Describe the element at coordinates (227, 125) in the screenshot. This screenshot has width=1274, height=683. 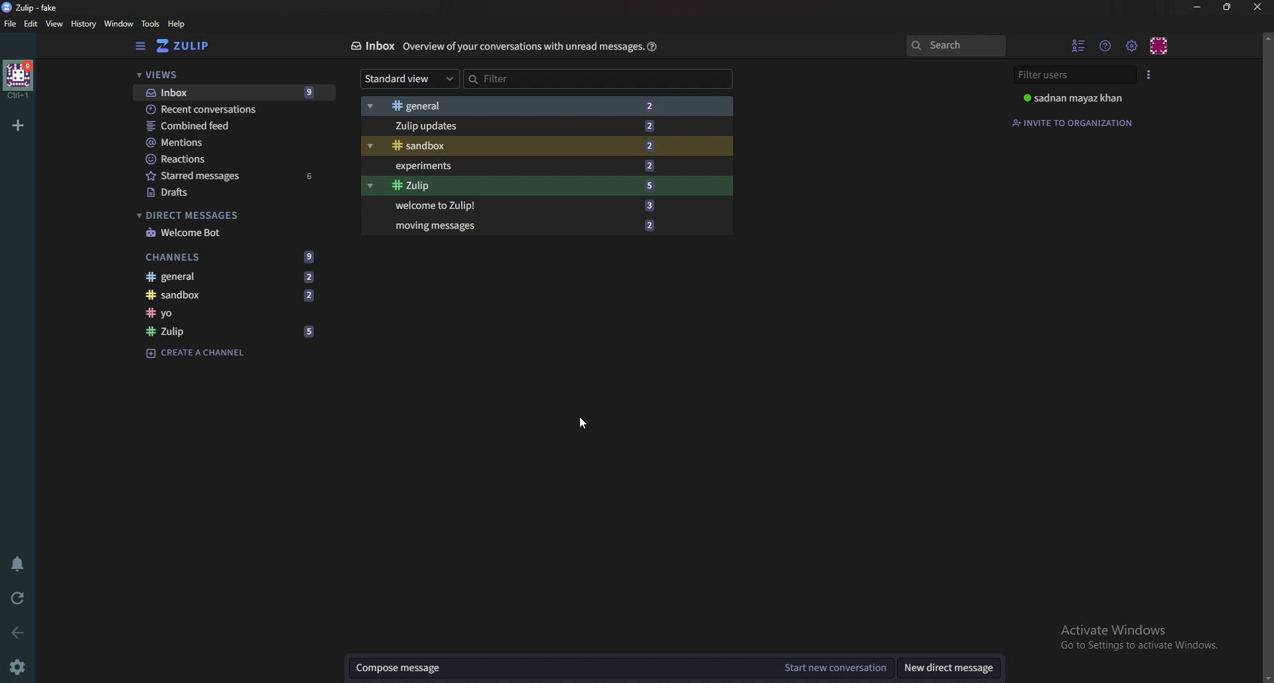
I see `Combined feed` at that location.